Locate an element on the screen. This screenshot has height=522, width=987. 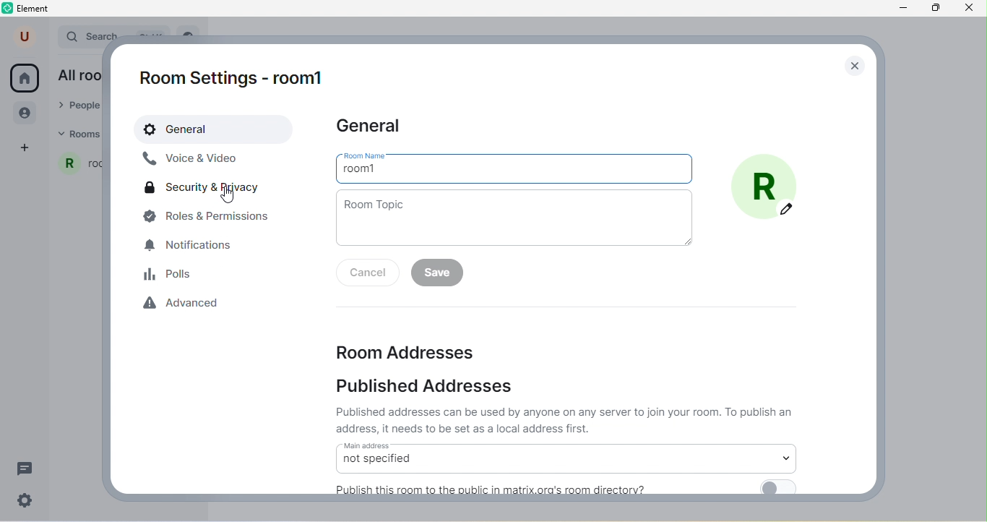
room topic is located at coordinates (387, 205).